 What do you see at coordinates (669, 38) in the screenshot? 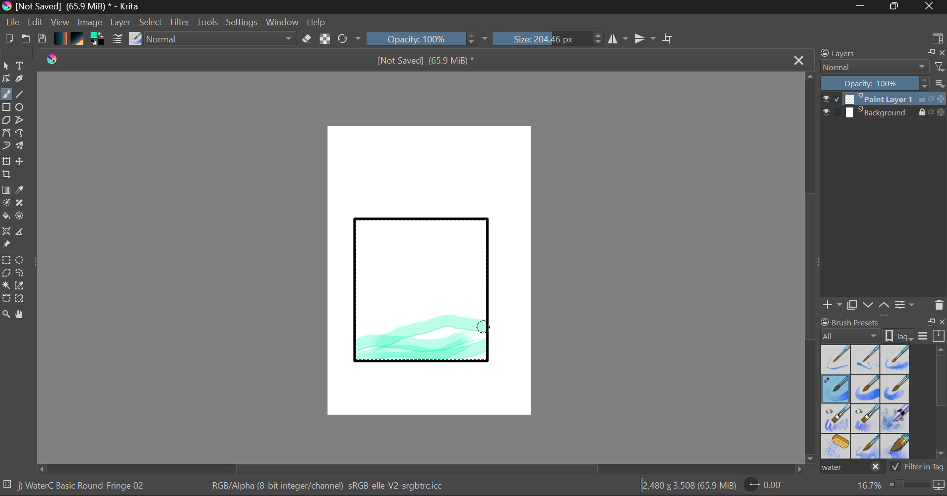
I see `Crop` at bounding box center [669, 38].